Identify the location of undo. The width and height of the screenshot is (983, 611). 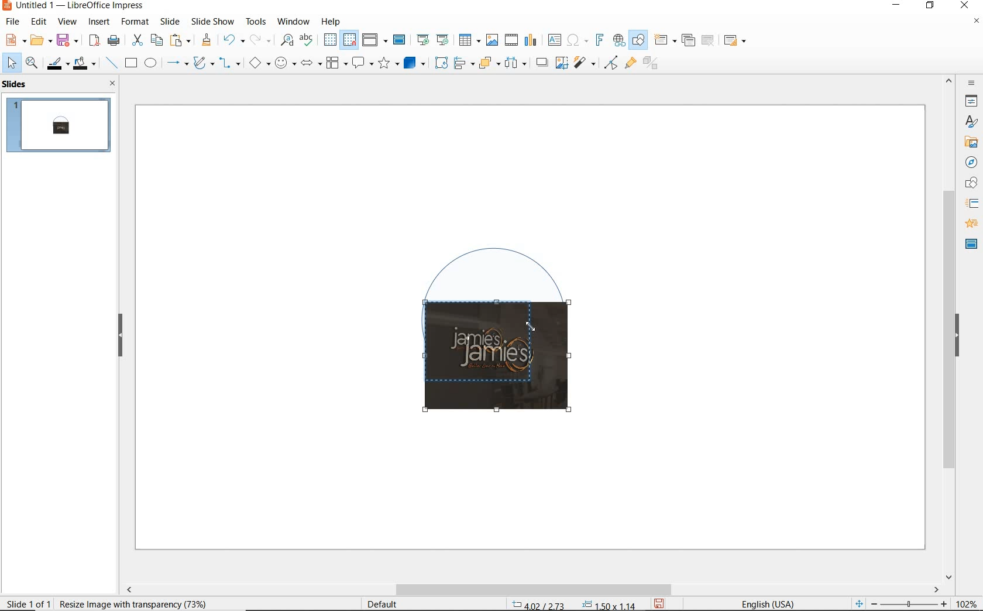
(232, 41).